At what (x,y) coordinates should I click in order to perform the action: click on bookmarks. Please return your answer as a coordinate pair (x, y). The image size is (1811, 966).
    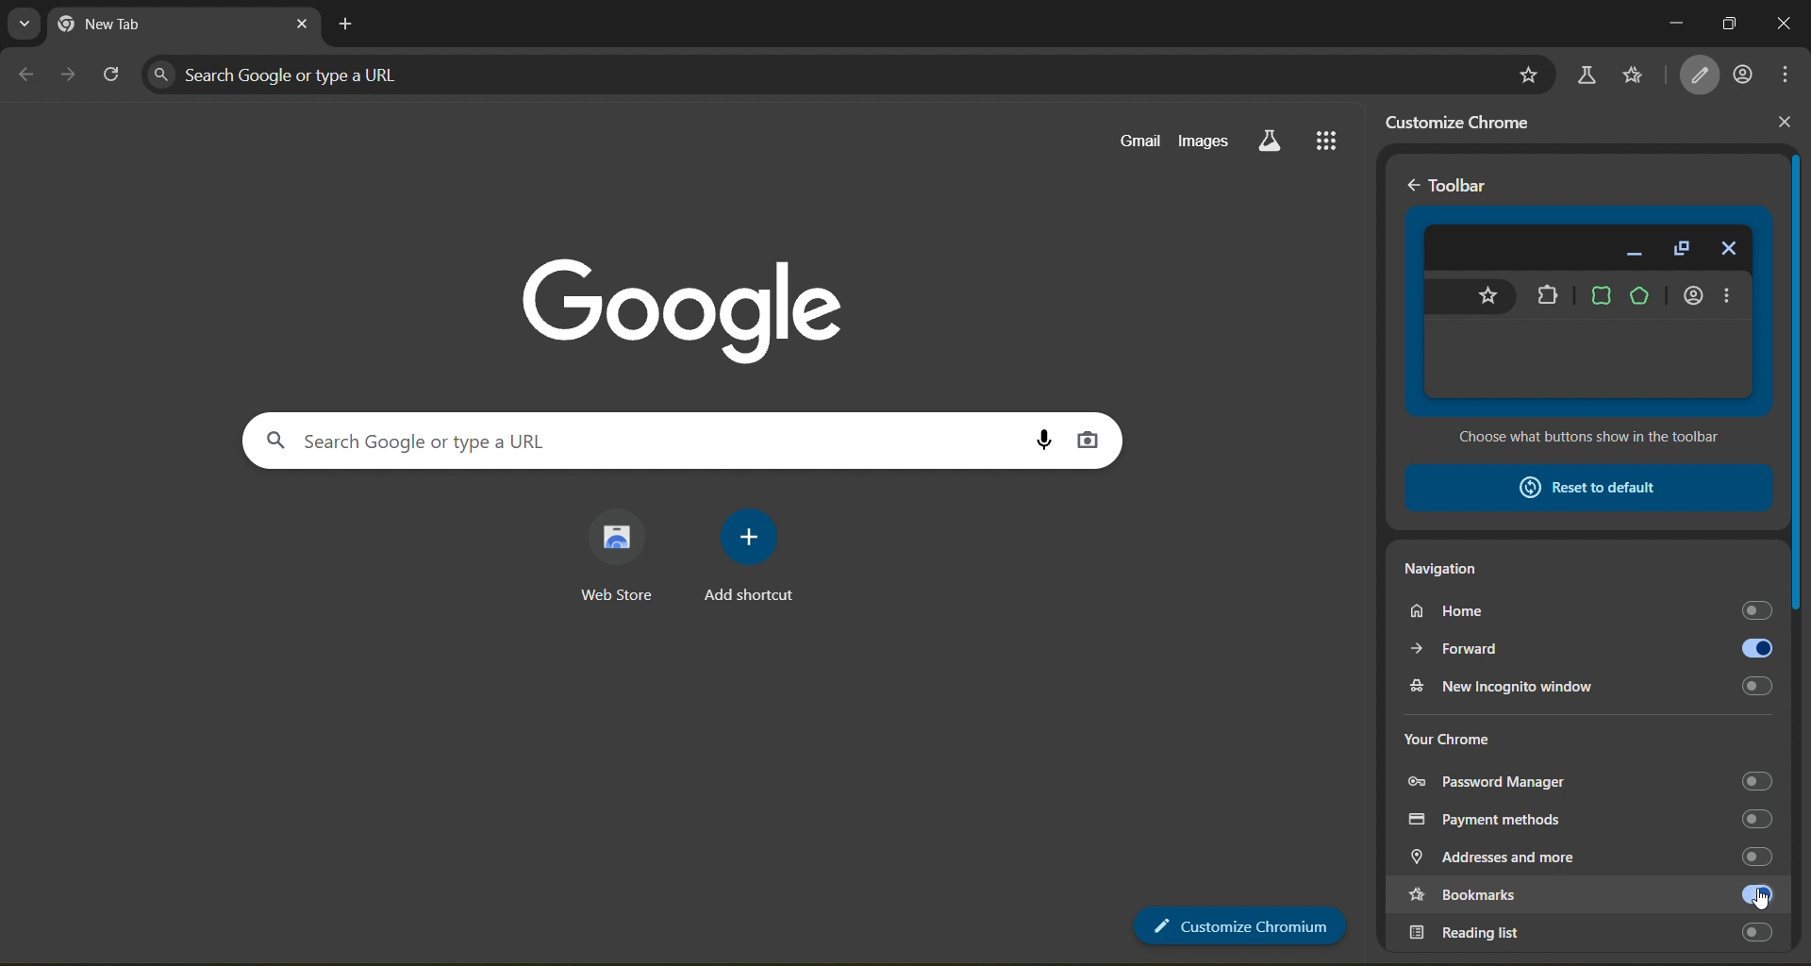
    Looking at the image, I should click on (1556, 896).